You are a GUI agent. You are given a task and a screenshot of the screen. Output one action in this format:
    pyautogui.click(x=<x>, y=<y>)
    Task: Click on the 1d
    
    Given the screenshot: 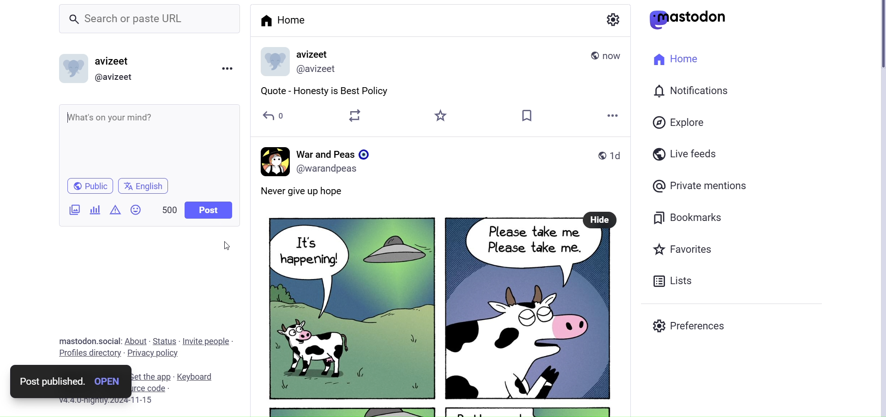 What is the action you would take?
    pyautogui.click(x=618, y=154)
    